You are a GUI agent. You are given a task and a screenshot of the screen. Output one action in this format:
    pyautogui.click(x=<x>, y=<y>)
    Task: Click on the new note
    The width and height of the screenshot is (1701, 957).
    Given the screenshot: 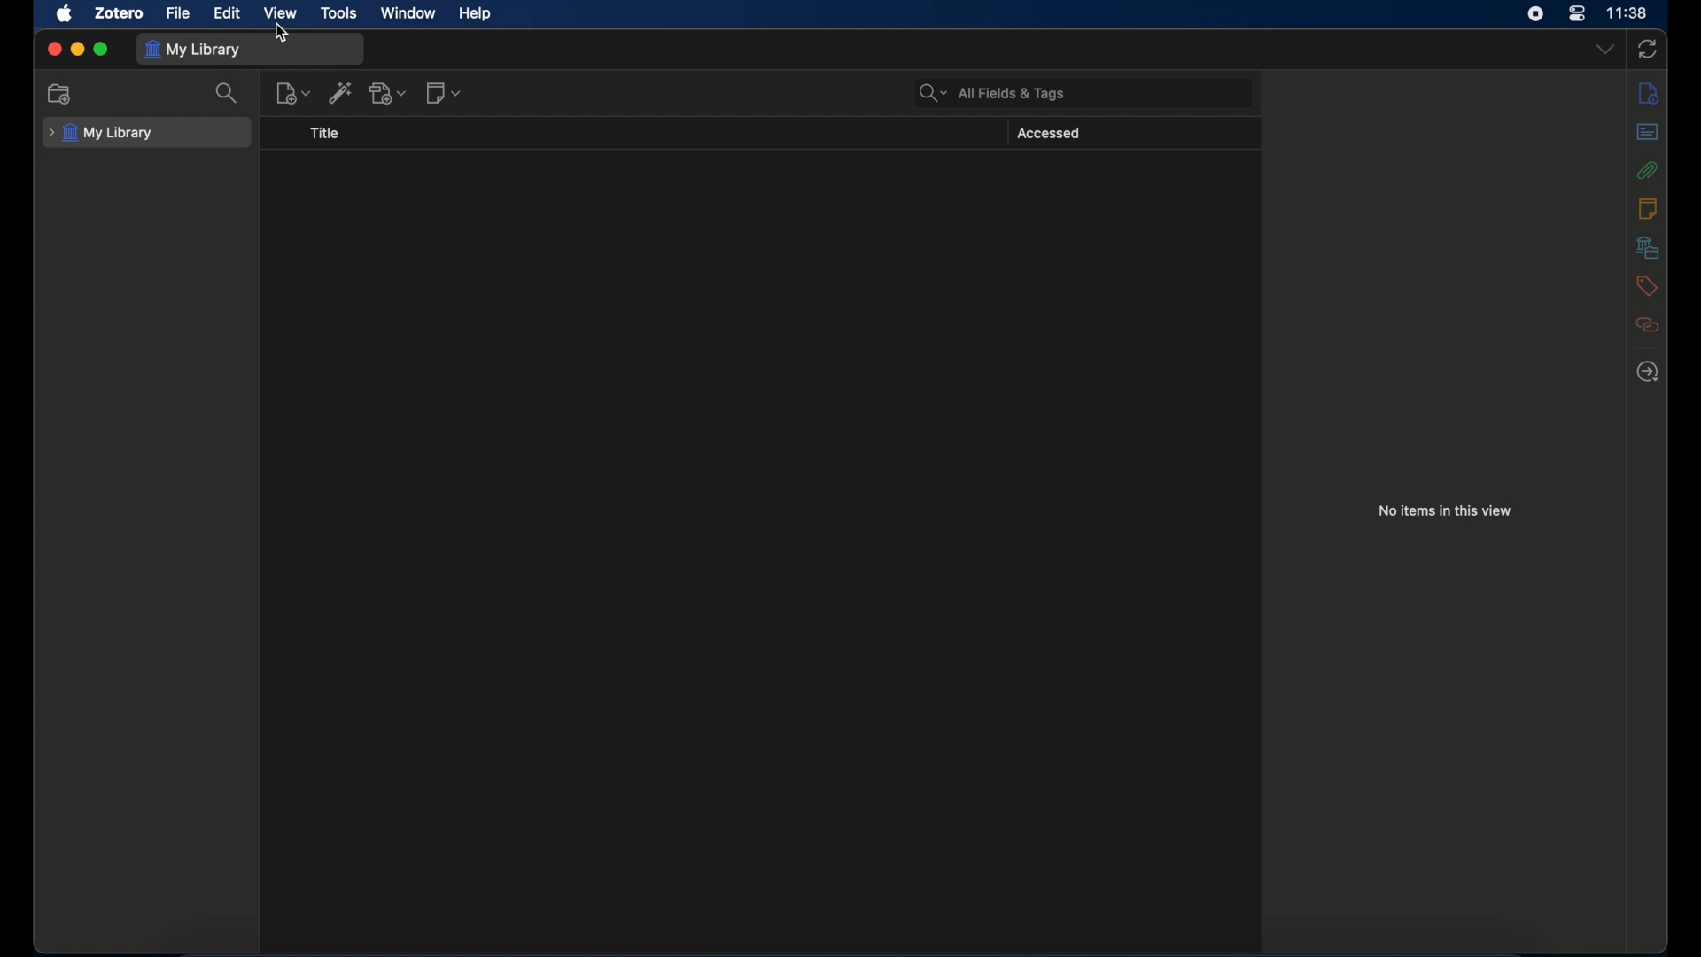 What is the action you would take?
    pyautogui.click(x=293, y=93)
    